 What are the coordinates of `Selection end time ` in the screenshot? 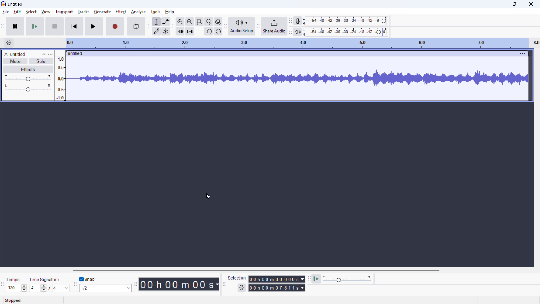 It's located at (277, 288).